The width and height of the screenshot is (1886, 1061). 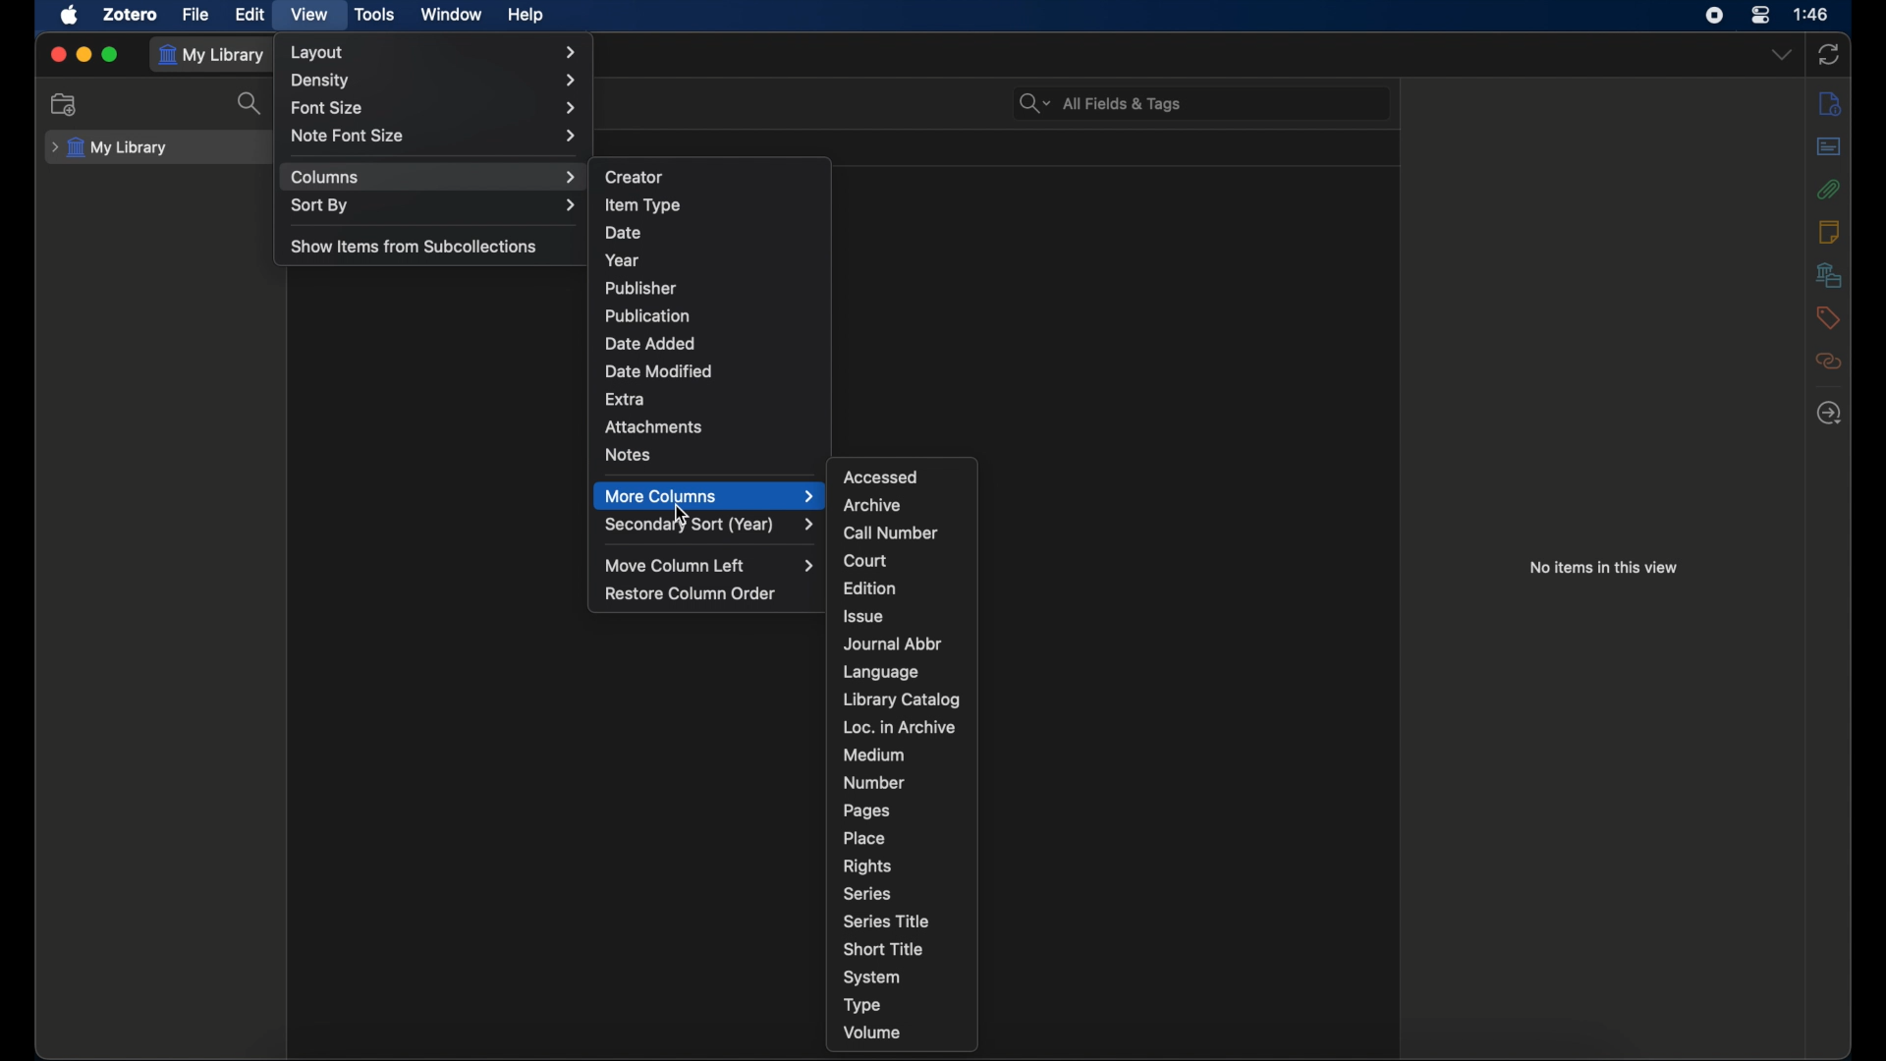 I want to click on series title, so click(x=889, y=921).